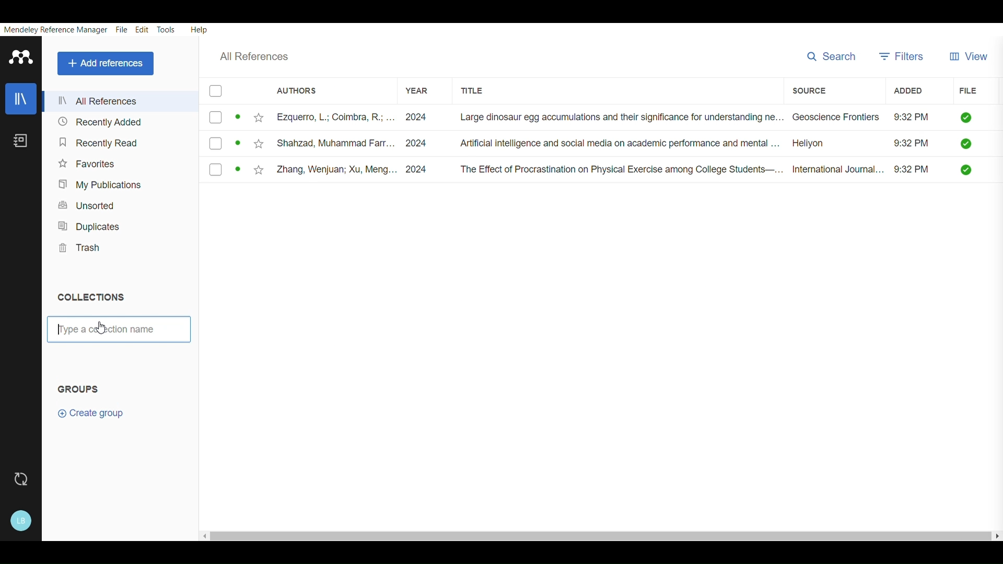  Describe the element at coordinates (166, 29) in the screenshot. I see `Tools` at that location.